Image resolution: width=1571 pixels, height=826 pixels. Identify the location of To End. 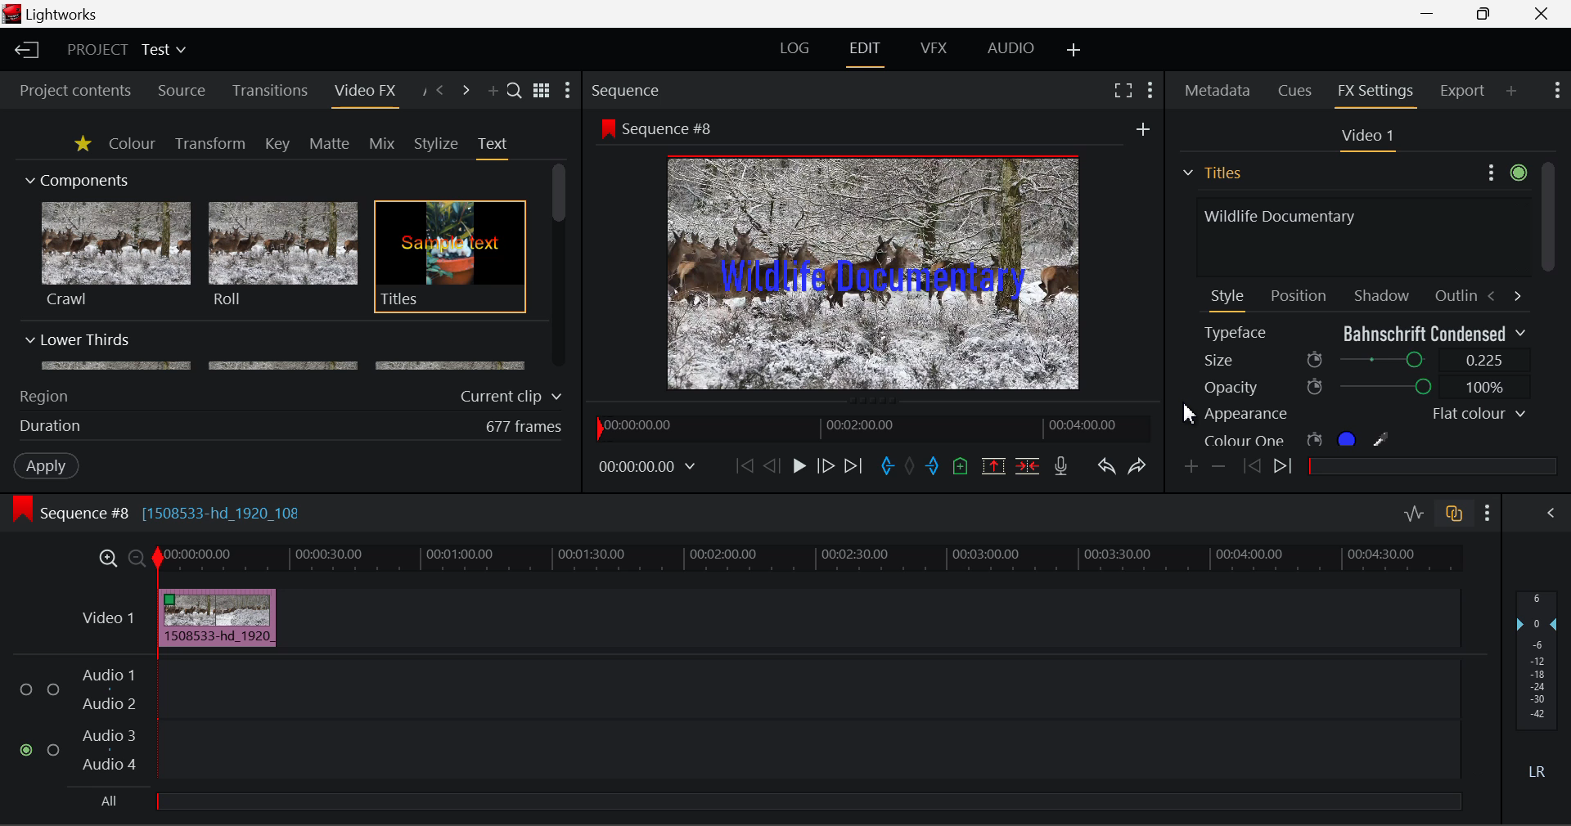
(854, 469).